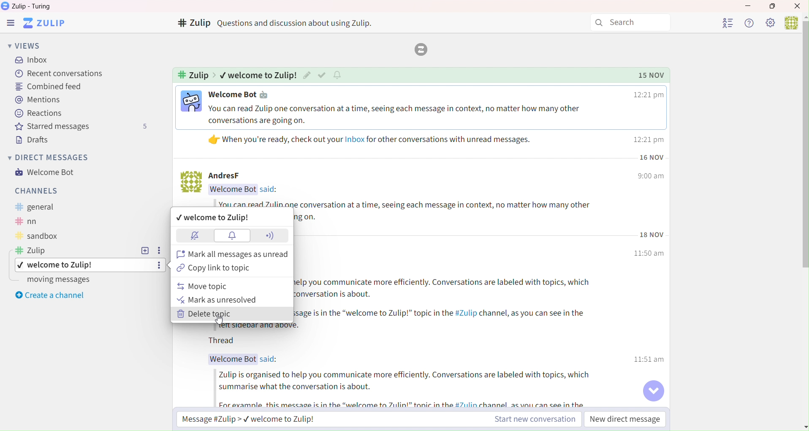 This screenshot has width=809, height=431. I want to click on Help, so click(751, 24).